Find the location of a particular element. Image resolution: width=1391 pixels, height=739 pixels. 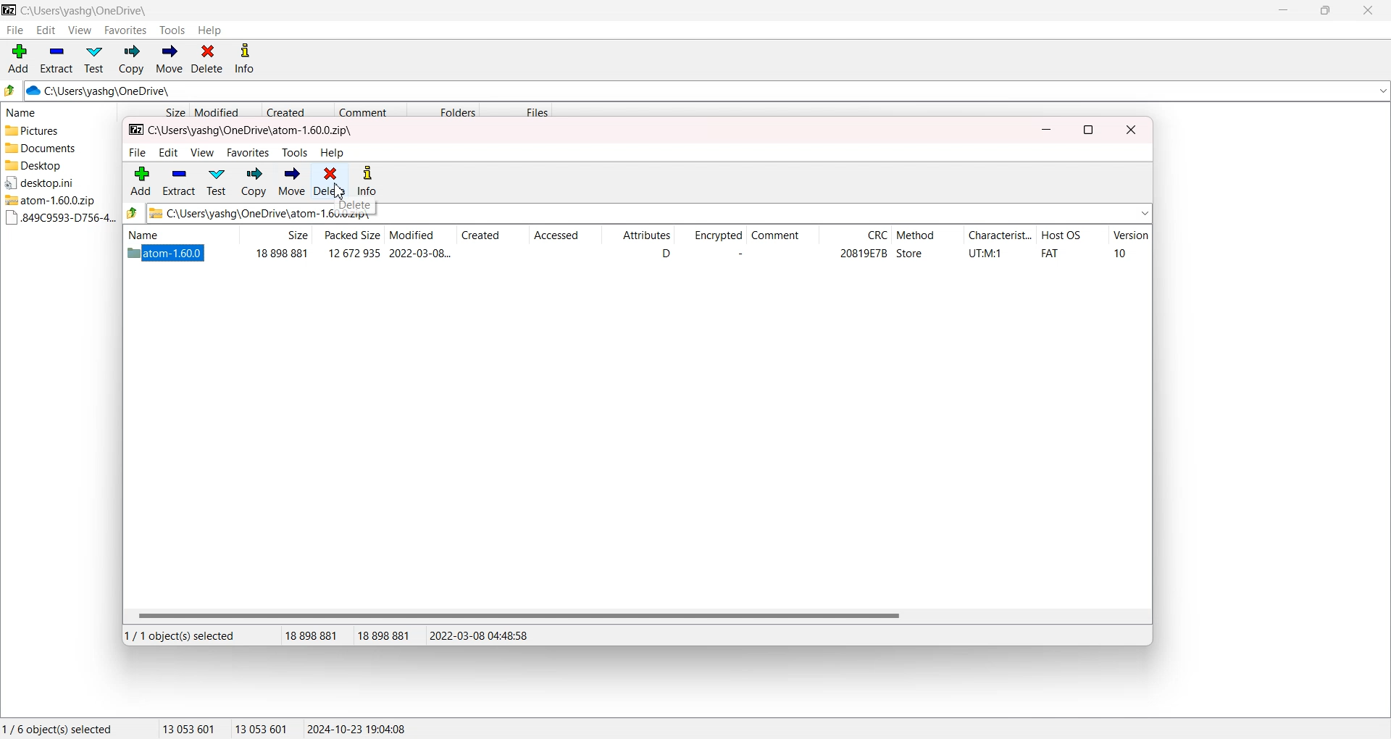

Delete is located at coordinates (207, 59).